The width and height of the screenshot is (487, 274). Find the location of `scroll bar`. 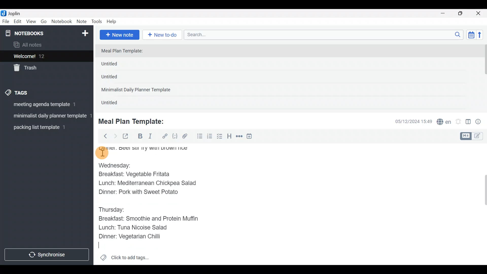

scroll bar is located at coordinates (484, 77).